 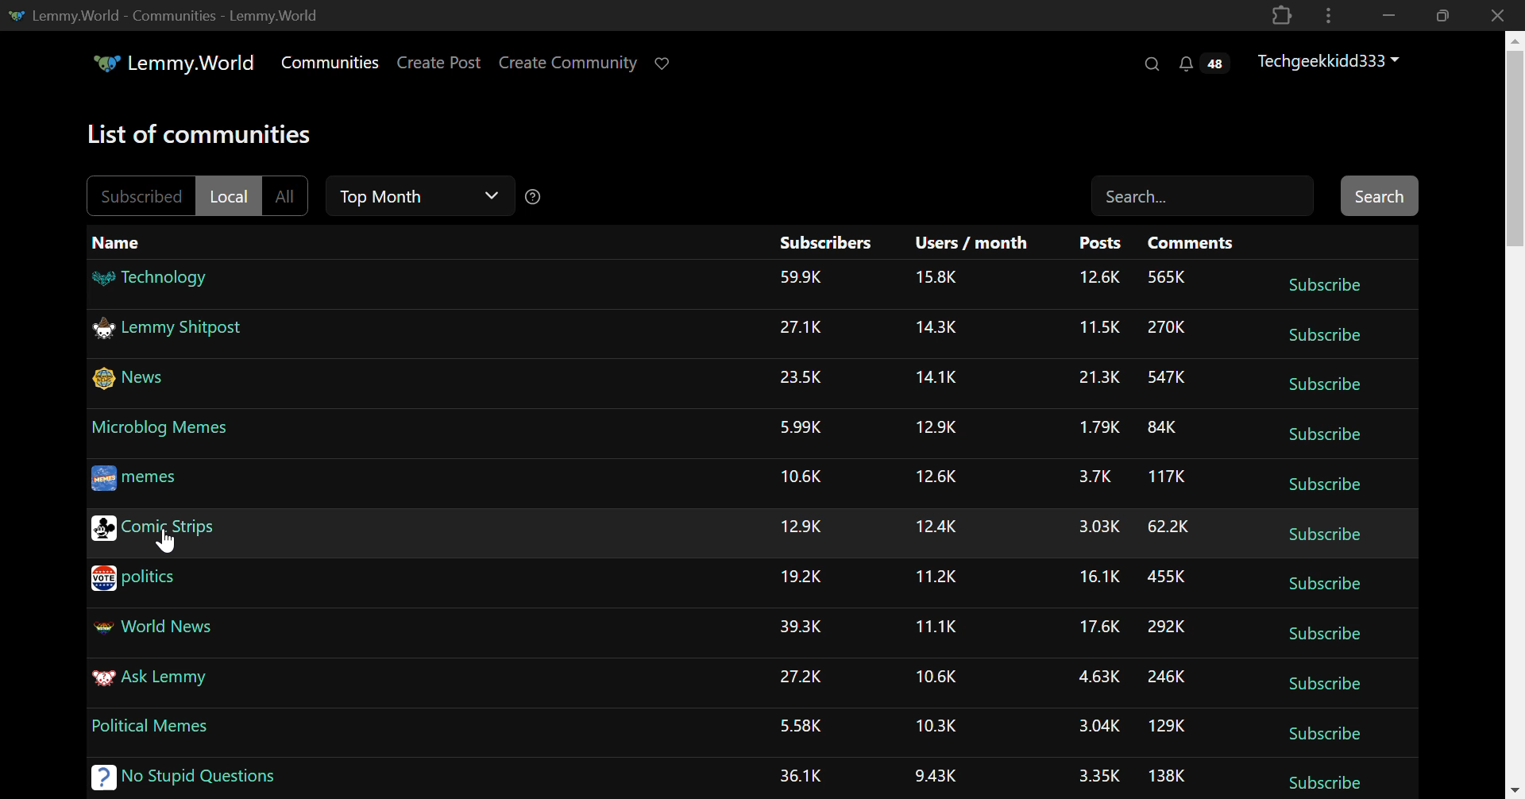 I want to click on 129K, so click(x=1167, y=725).